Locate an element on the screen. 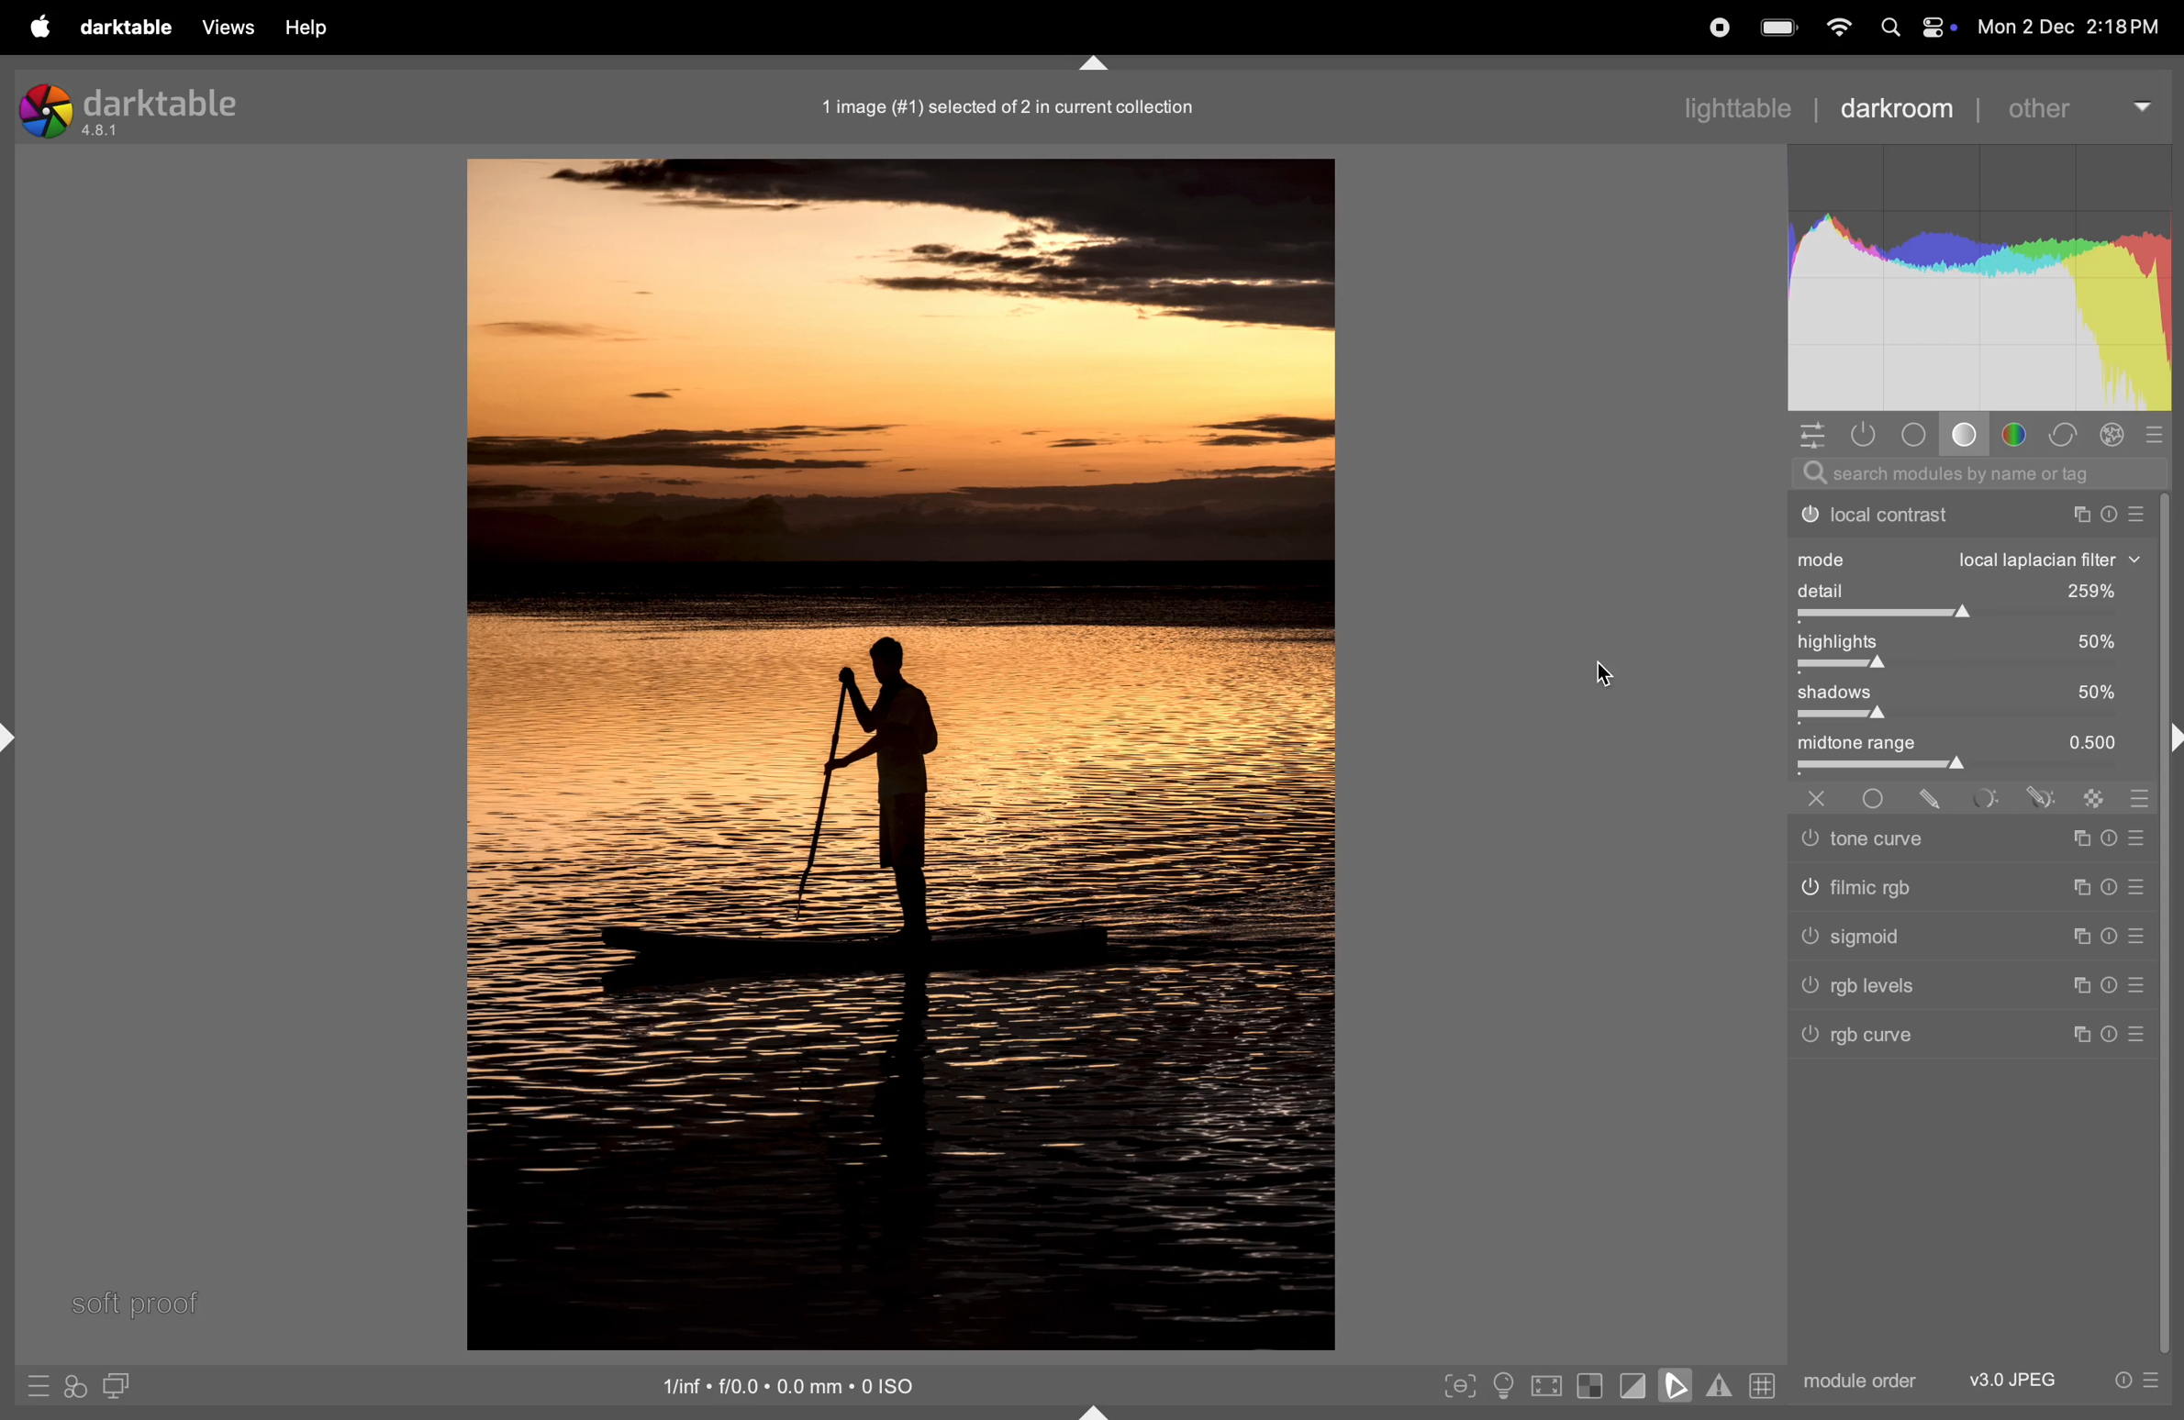 The width and height of the screenshot is (2184, 1420). sign is located at coordinates (2139, 892).